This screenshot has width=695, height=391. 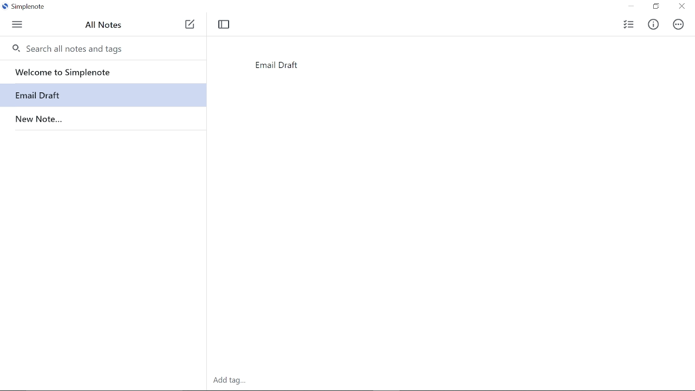 I want to click on Current window, so click(x=26, y=7).